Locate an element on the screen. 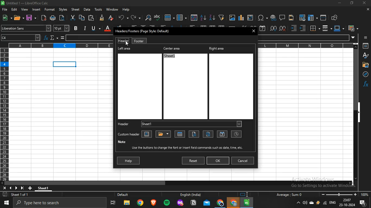  print is located at coordinates (54, 18).